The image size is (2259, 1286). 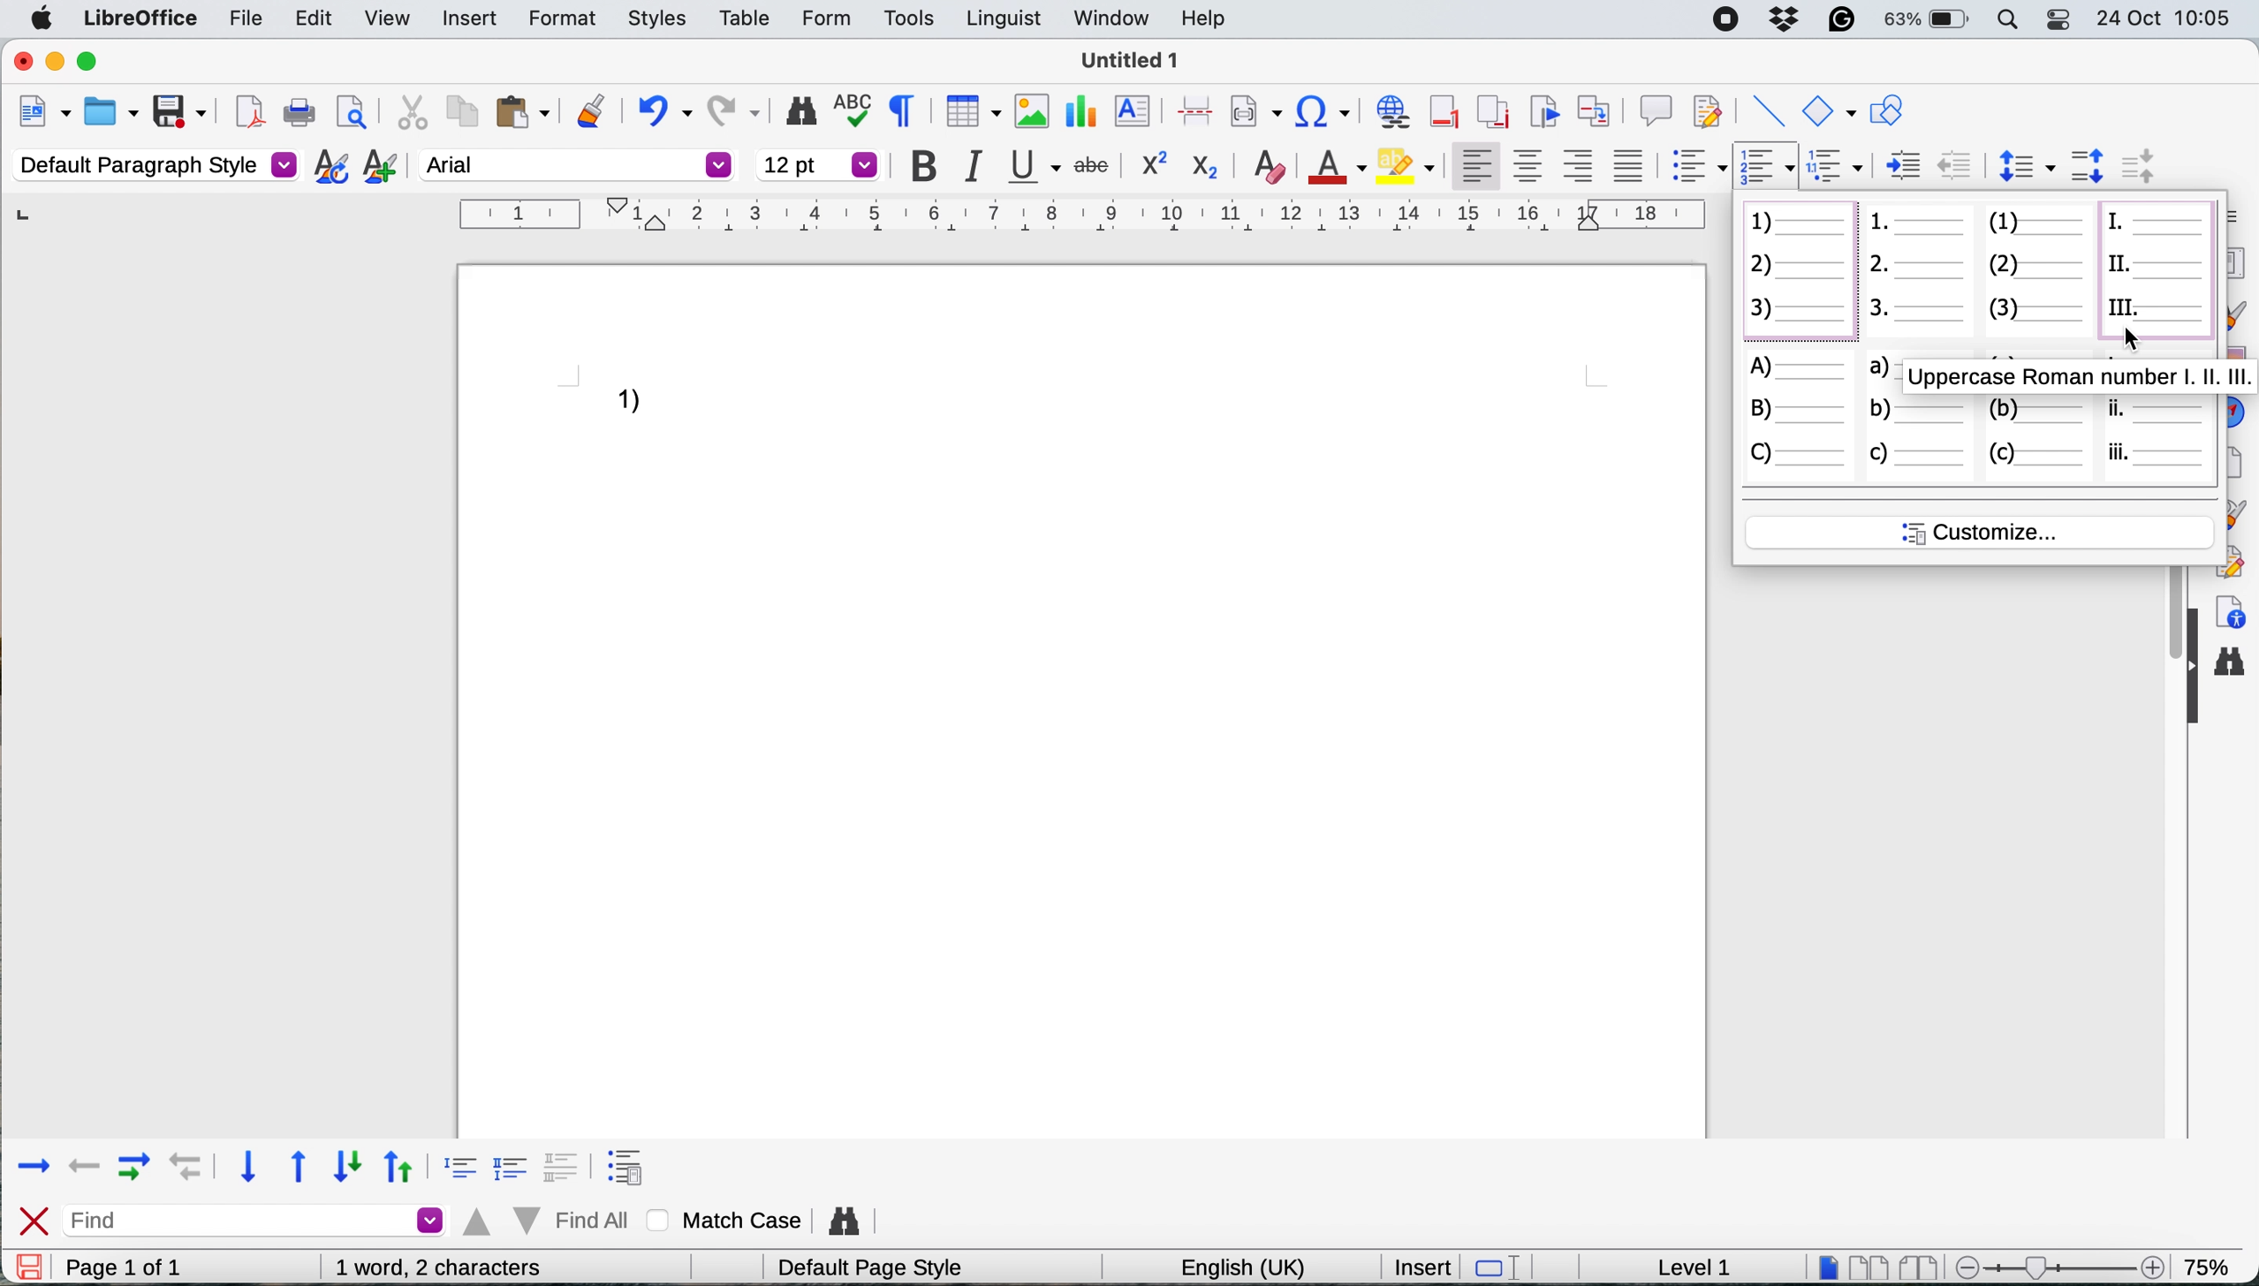 What do you see at coordinates (1842, 165) in the screenshot?
I see `select outline format` at bounding box center [1842, 165].